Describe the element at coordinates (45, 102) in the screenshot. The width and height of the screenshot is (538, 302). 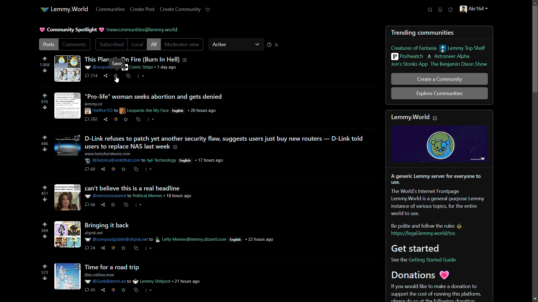
I see `number of votes` at that location.